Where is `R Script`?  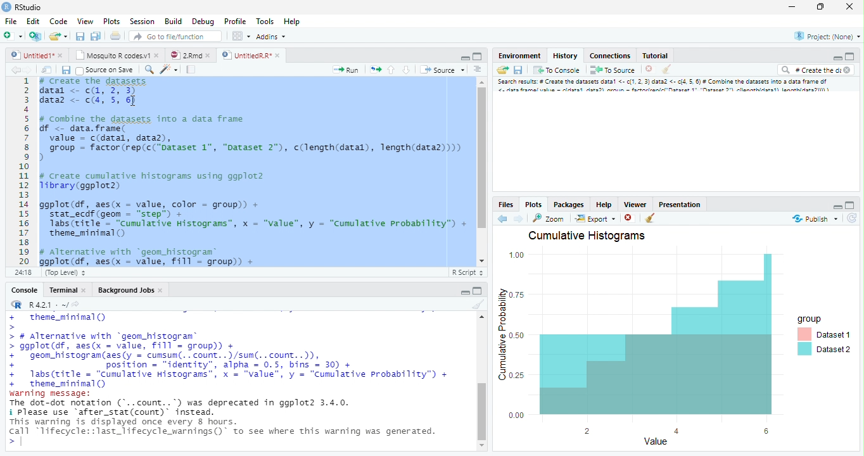 R Script is located at coordinates (467, 272).